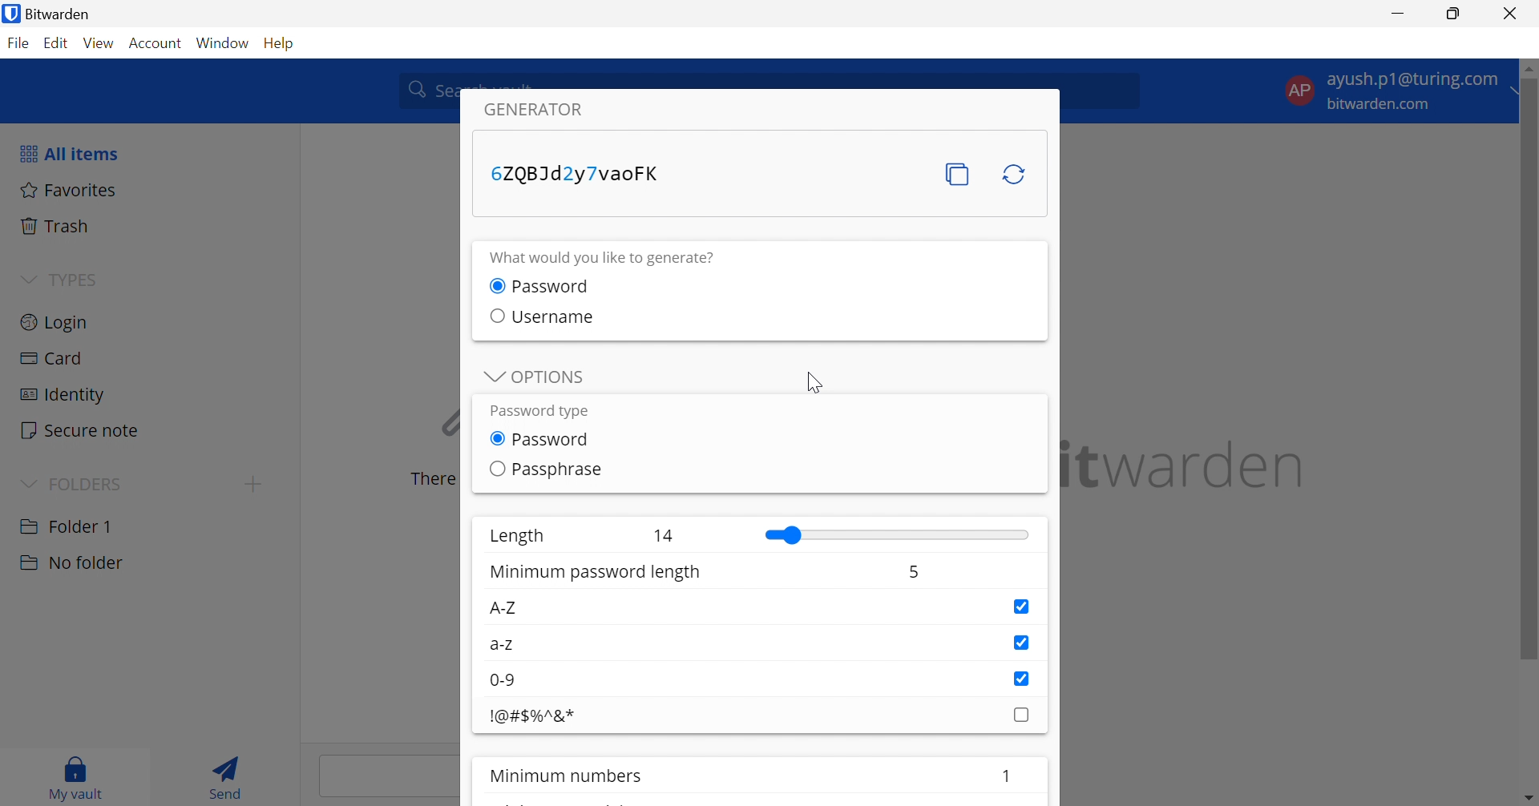  Describe the element at coordinates (538, 411) in the screenshot. I see `Password type` at that location.